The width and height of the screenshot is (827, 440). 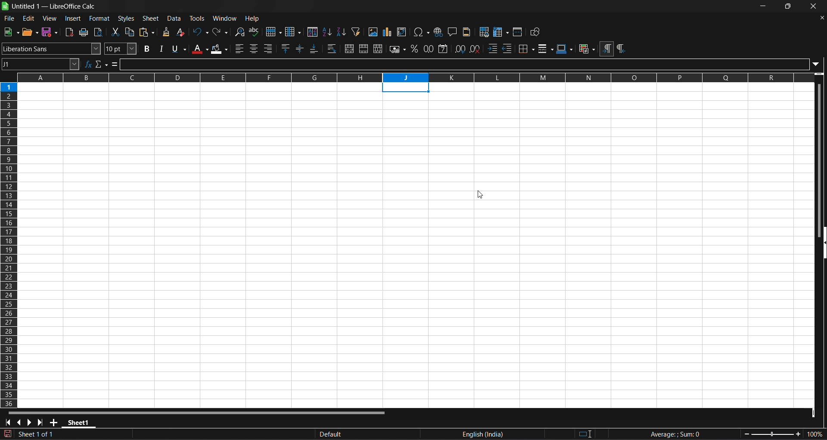 I want to click on input line, so click(x=469, y=64).